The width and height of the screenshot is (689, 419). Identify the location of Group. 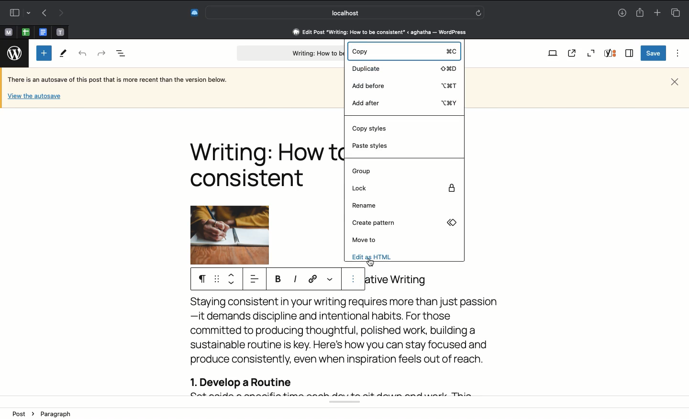
(361, 172).